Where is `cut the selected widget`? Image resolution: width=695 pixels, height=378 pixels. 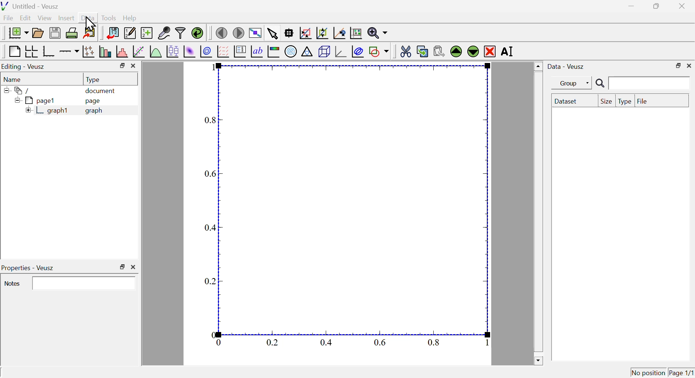
cut the selected widget is located at coordinates (404, 51).